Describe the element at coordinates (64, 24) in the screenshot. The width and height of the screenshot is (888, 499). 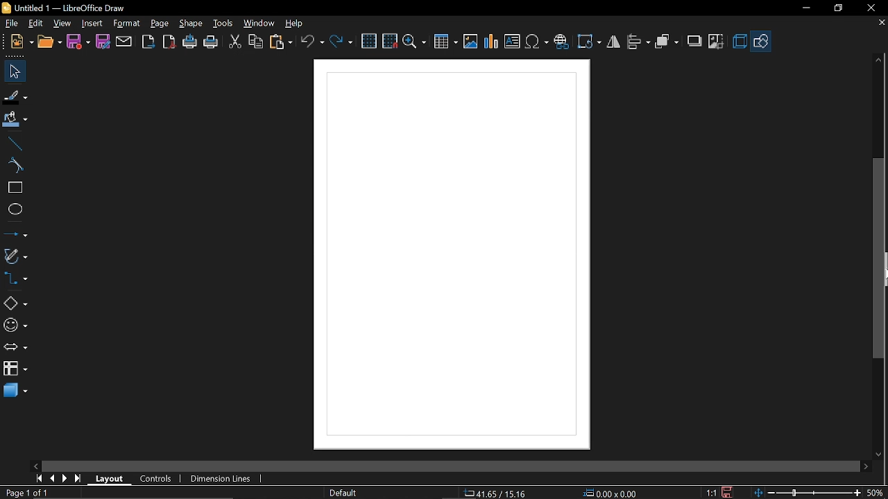
I see `view` at that location.